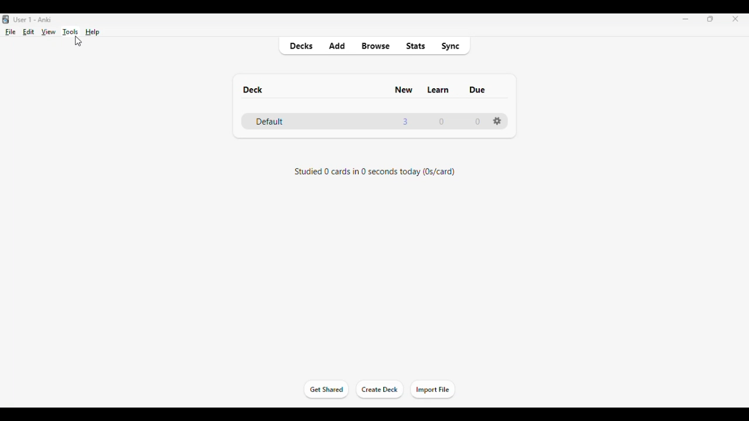 This screenshot has height=421, width=749. Describe the element at coordinates (686, 19) in the screenshot. I see `minimize` at that location.